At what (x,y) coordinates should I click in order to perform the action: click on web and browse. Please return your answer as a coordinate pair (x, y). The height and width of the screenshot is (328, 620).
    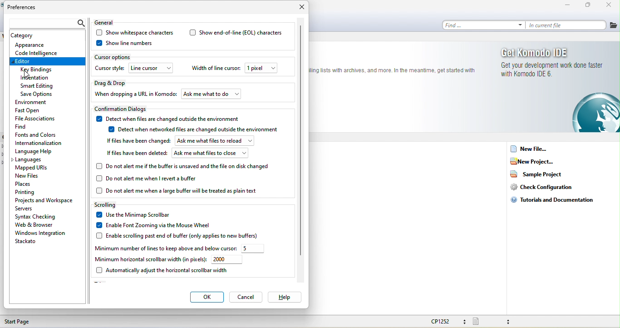
    Looking at the image, I should click on (43, 225).